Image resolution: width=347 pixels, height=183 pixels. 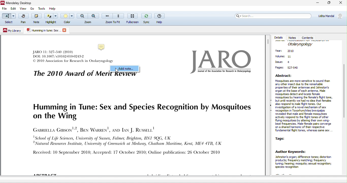 I want to click on minimize, so click(x=316, y=3).